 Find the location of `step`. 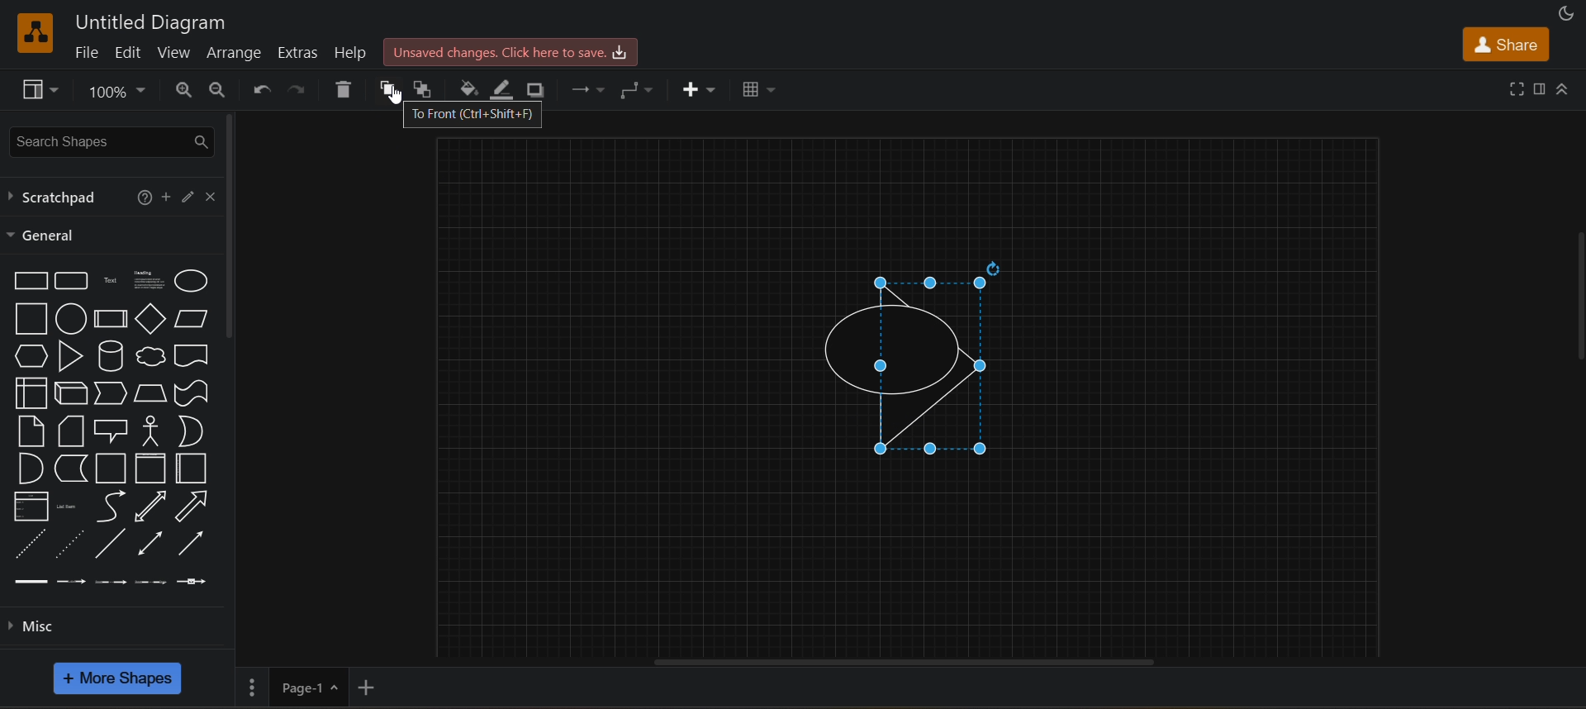

step is located at coordinates (112, 393).